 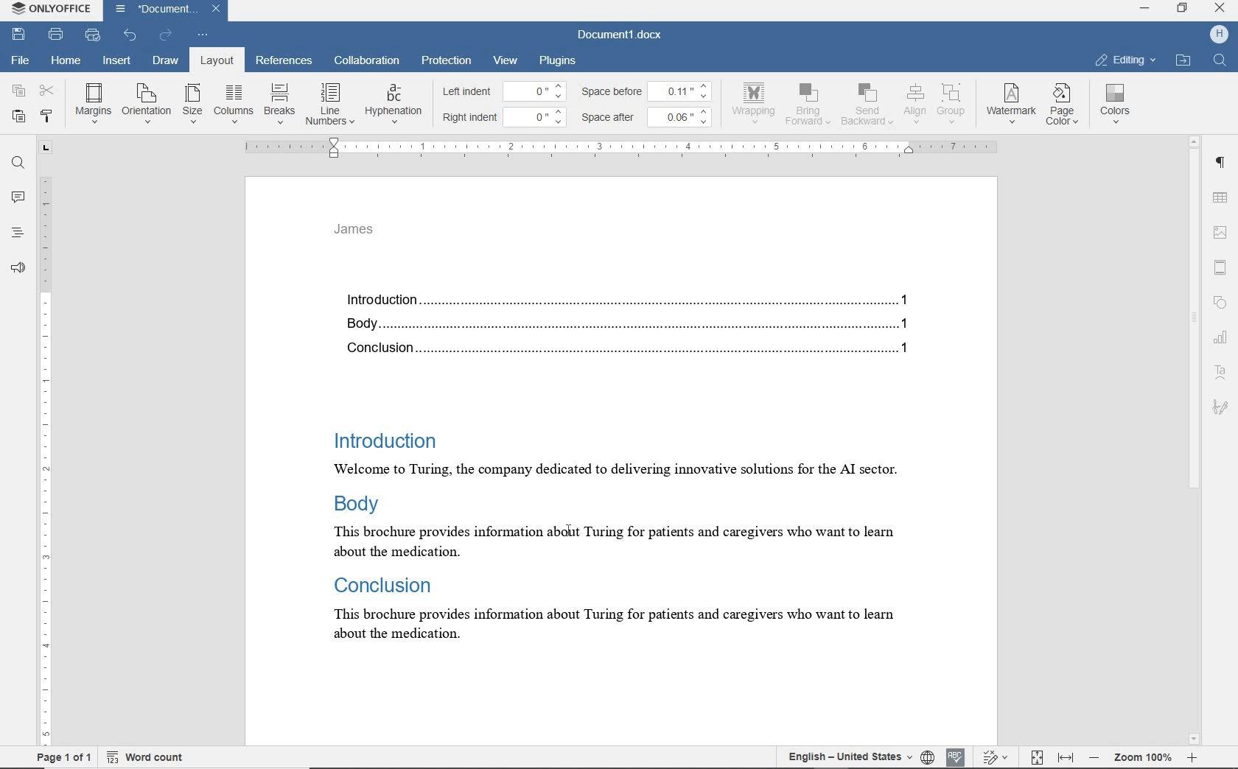 What do you see at coordinates (1222, 60) in the screenshot?
I see `FIND` at bounding box center [1222, 60].